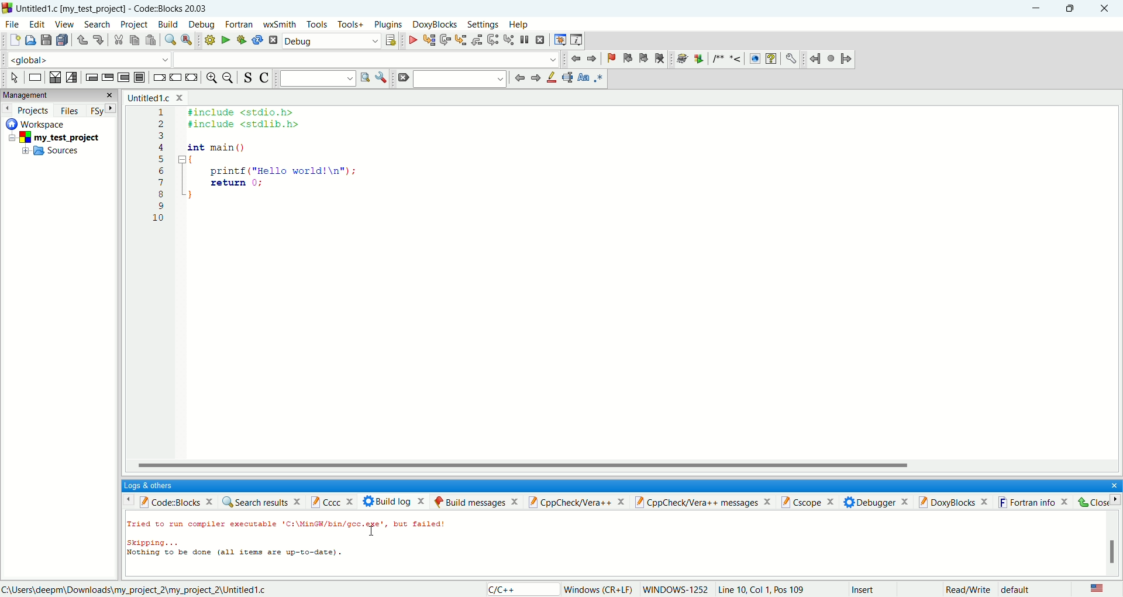  I want to click on default, so click(1017, 591).